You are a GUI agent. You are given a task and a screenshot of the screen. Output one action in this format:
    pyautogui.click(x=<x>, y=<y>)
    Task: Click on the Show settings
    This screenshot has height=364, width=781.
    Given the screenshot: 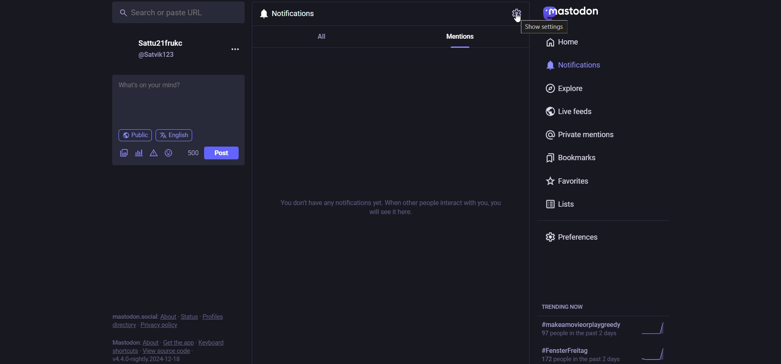 What is the action you would take?
    pyautogui.click(x=544, y=27)
    